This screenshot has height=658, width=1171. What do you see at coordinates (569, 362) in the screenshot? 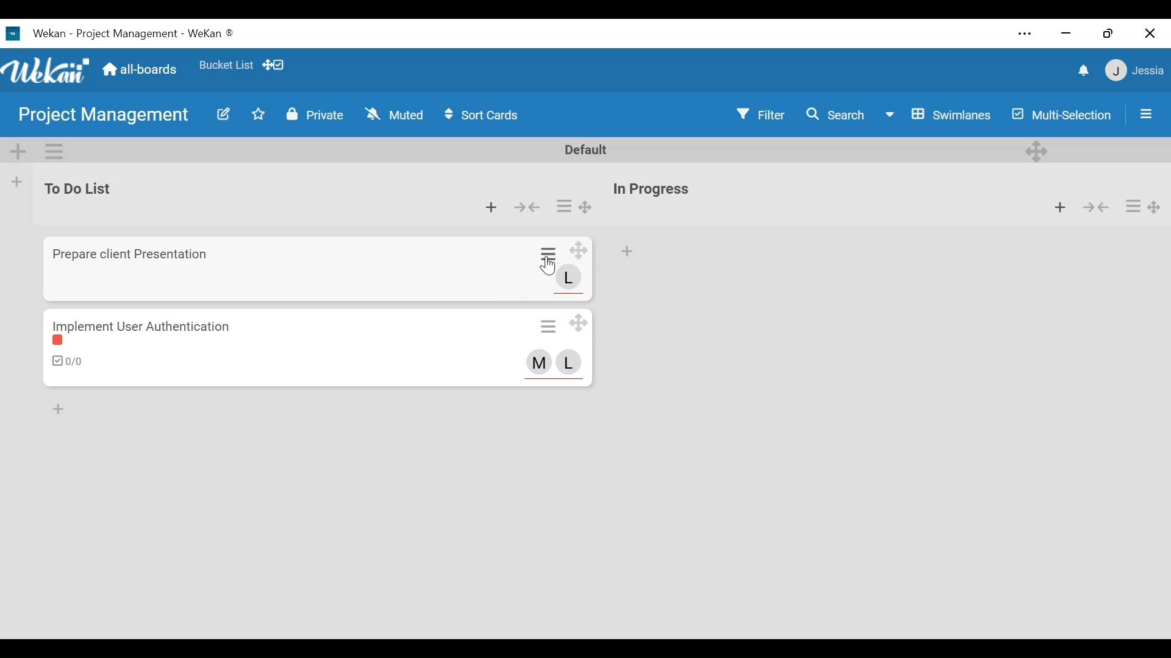
I see `Member` at bounding box center [569, 362].